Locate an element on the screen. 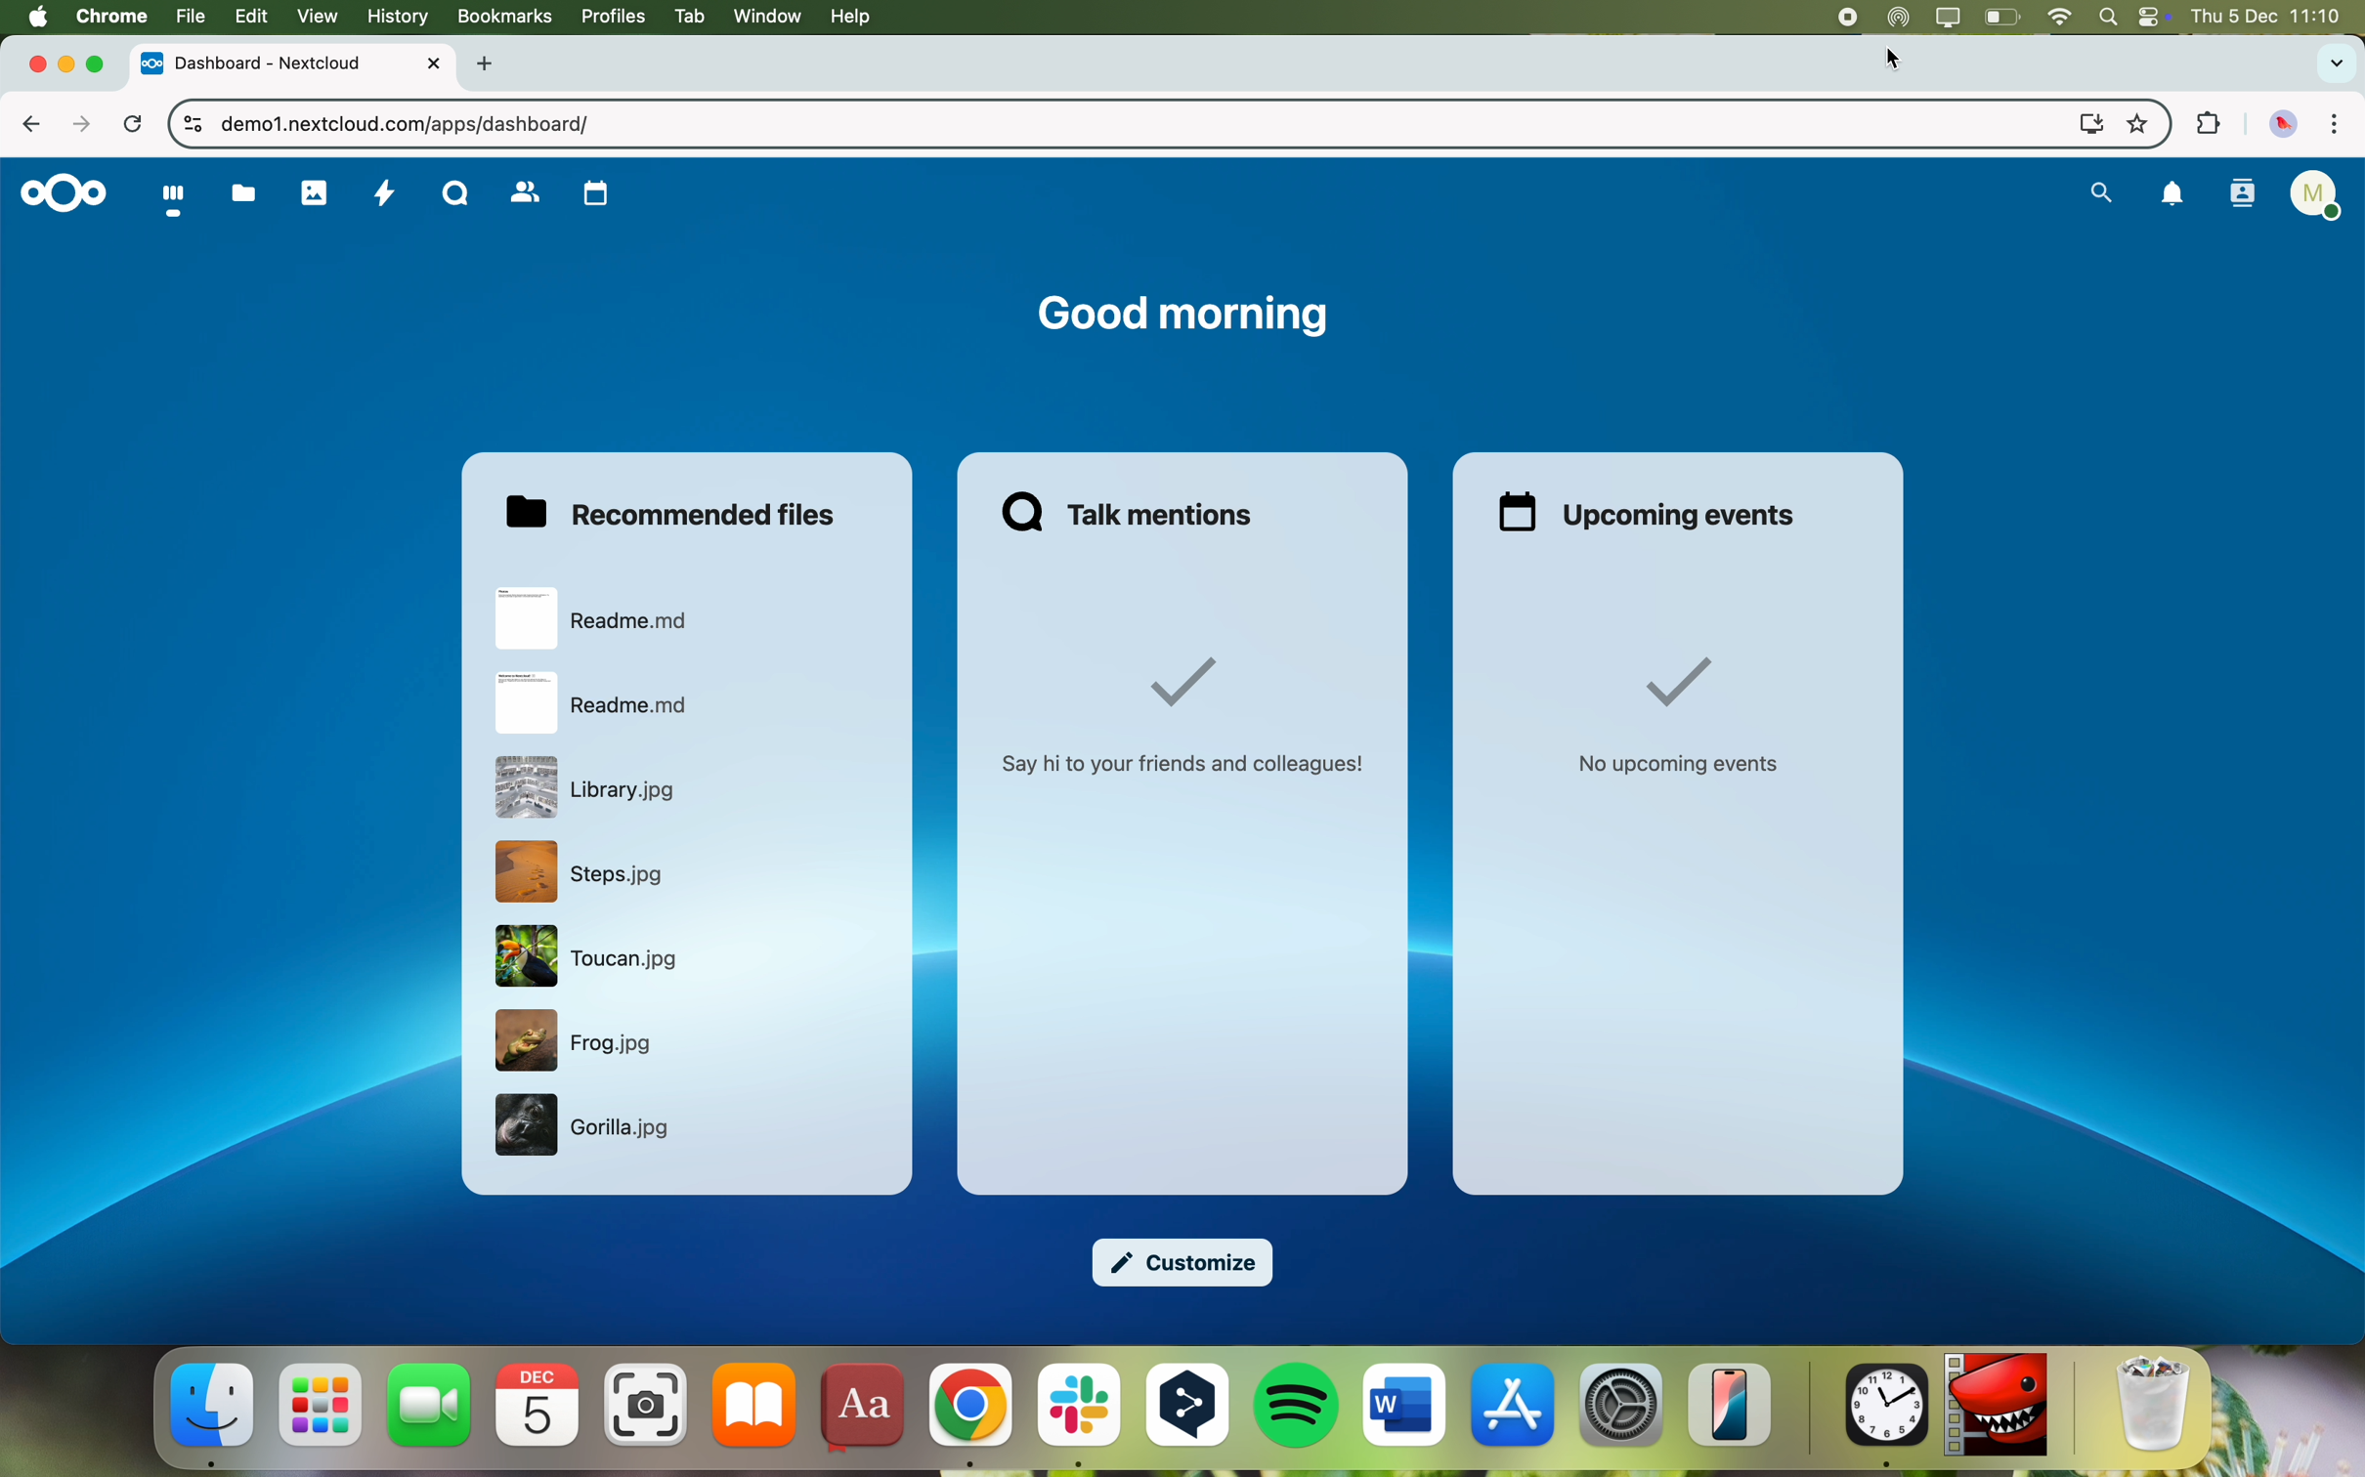 The height and width of the screenshot is (1477, 2365). screen is located at coordinates (2084, 122).